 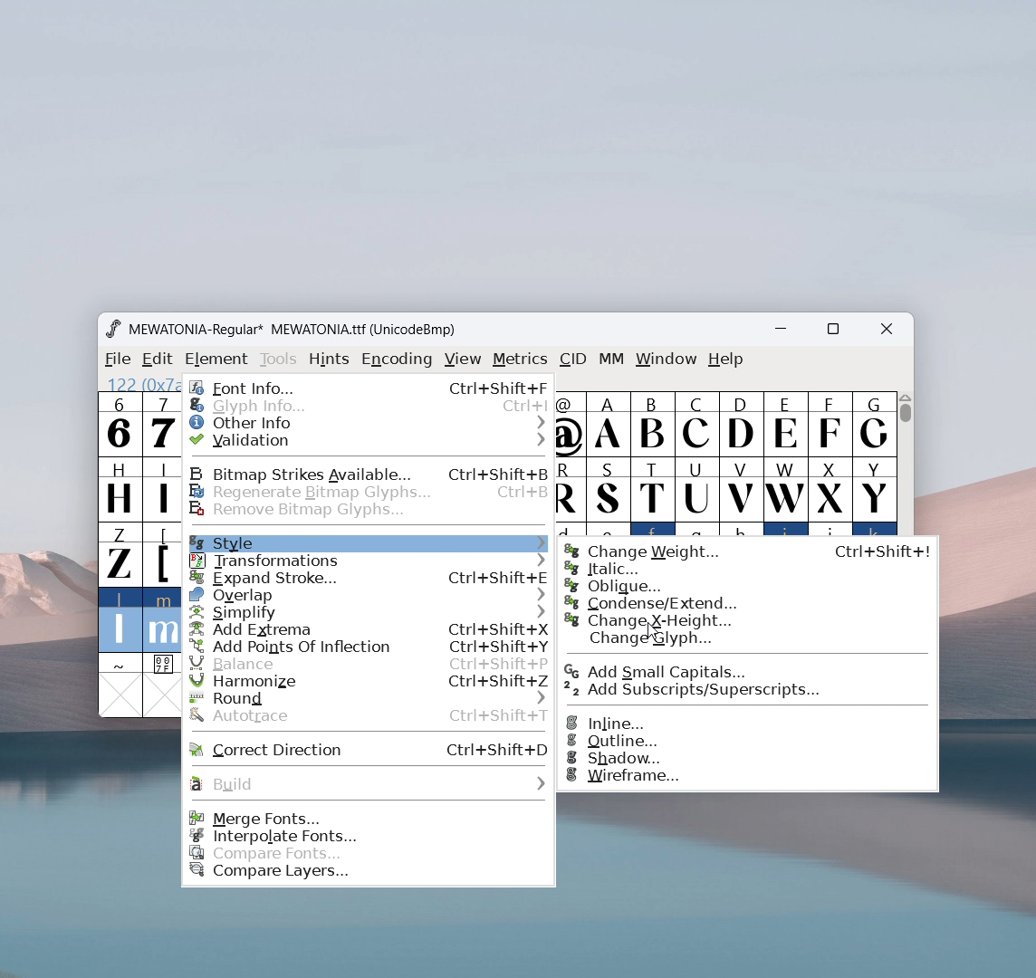 What do you see at coordinates (667, 360) in the screenshot?
I see `window` at bounding box center [667, 360].